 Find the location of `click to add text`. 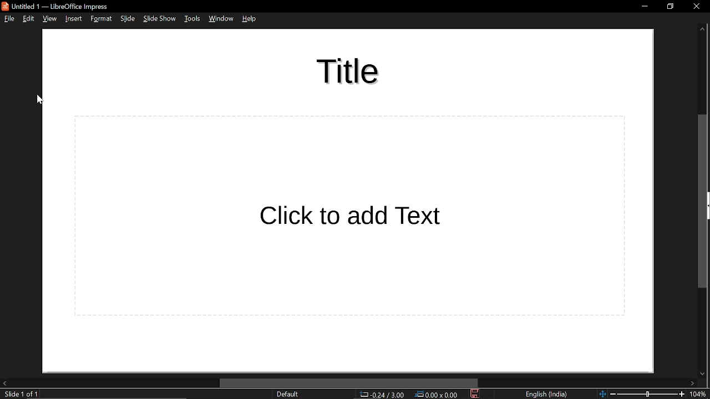

click to add text is located at coordinates (349, 216).